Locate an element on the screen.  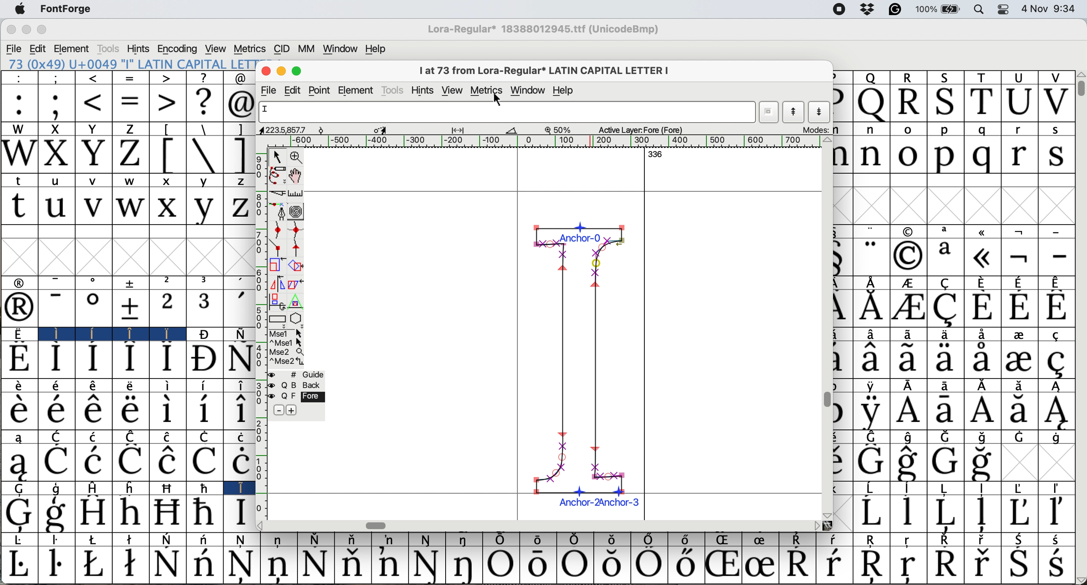
n is located at coordinates (873, 130).